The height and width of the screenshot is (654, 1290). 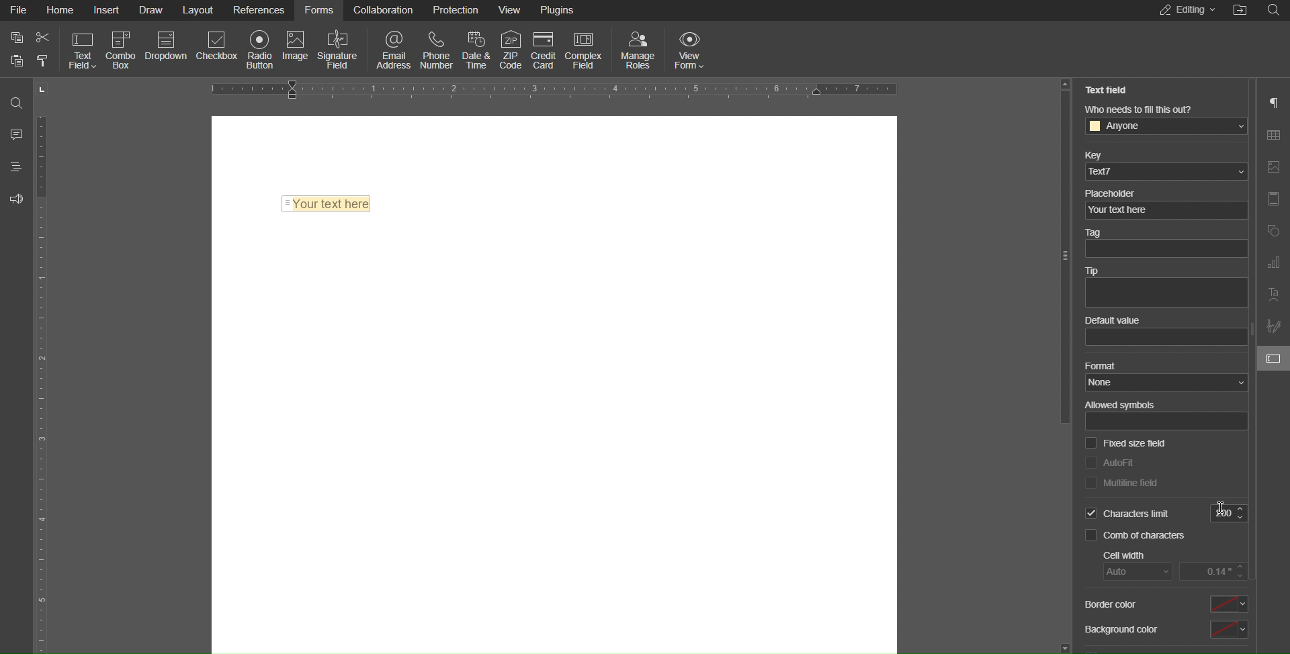 I want to click on Tip, so click(x=1165, y=288).